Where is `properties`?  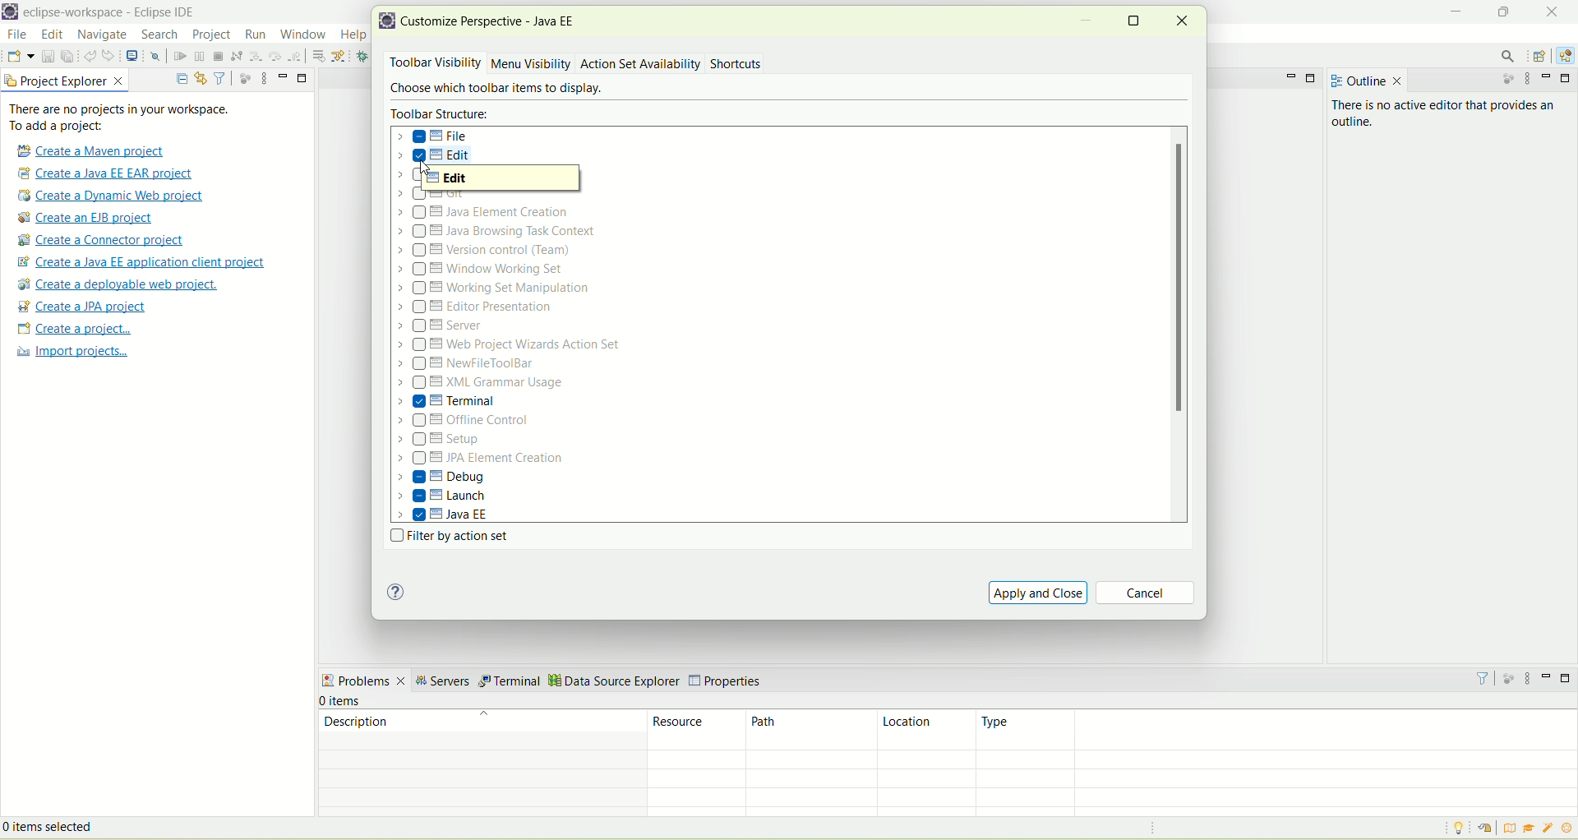
properties is located at coordinates (729, 677).